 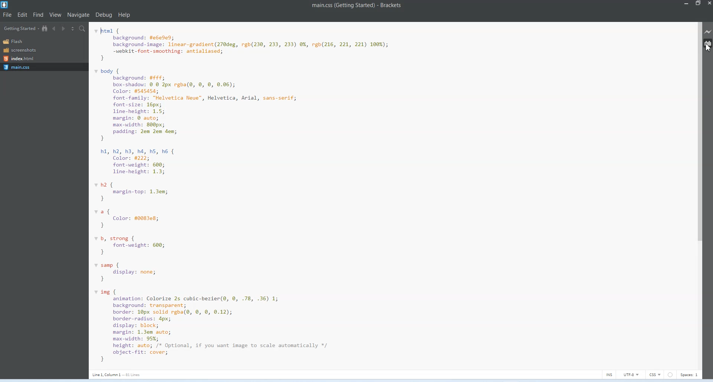 I want to click on Screenshots, so click(x=19, y=50).